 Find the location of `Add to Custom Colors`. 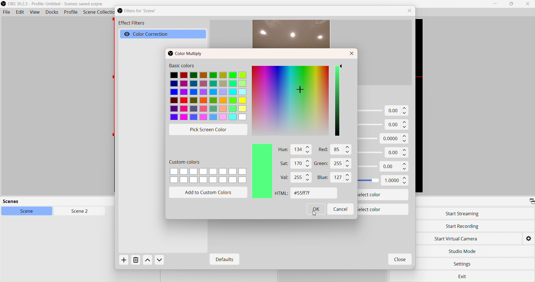

Add to Custom Colors is located at coordinates (210, 193).